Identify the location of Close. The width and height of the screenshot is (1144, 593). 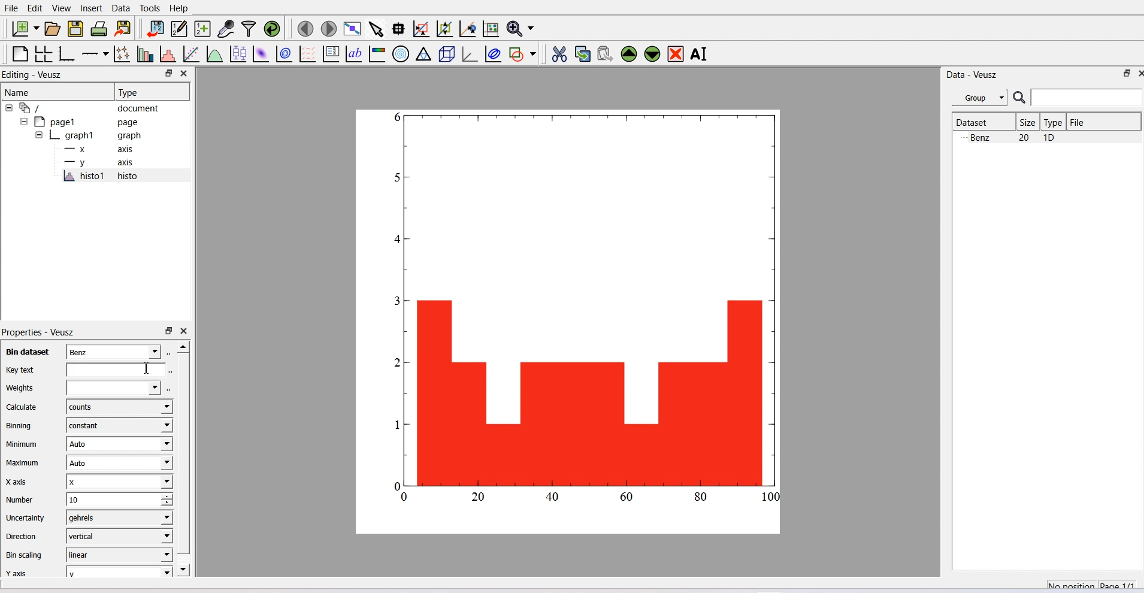
(1129, 74).